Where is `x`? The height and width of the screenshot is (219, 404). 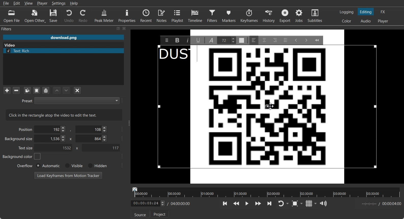 x is located at coordinates (76, 148).